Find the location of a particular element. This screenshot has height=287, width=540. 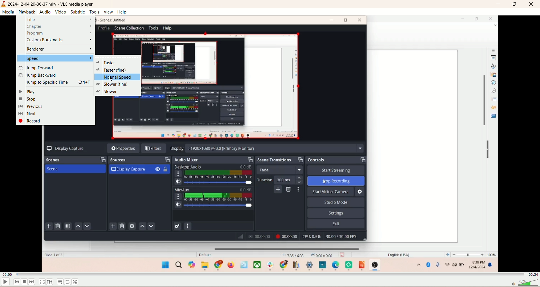

shuffle is located at coordinates (77, 281).